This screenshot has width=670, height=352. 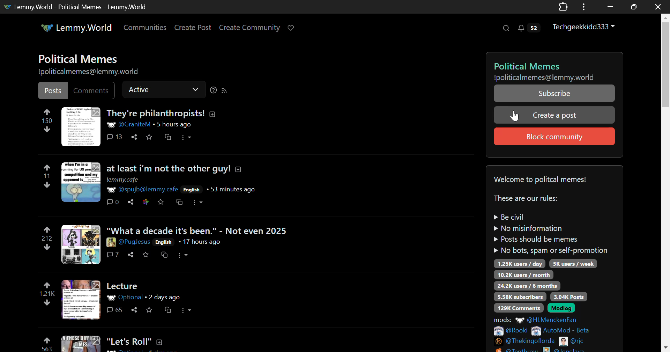 I want to click on "What a decade it's been." - Not even 2025, so click(x=199, y=230).